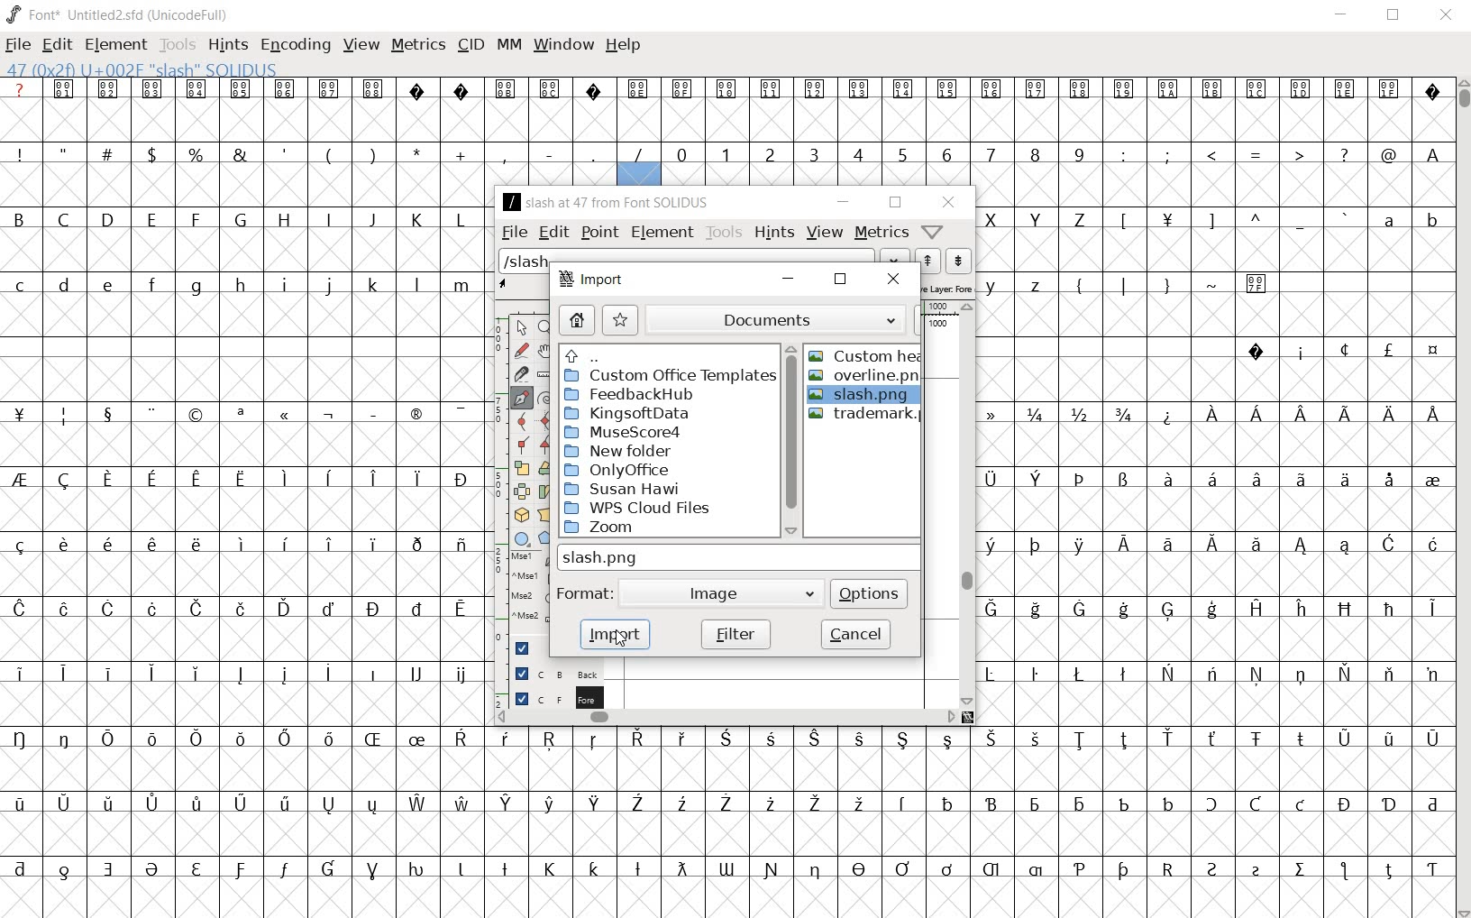  I want to click on scrollbar, so click(790, 441).